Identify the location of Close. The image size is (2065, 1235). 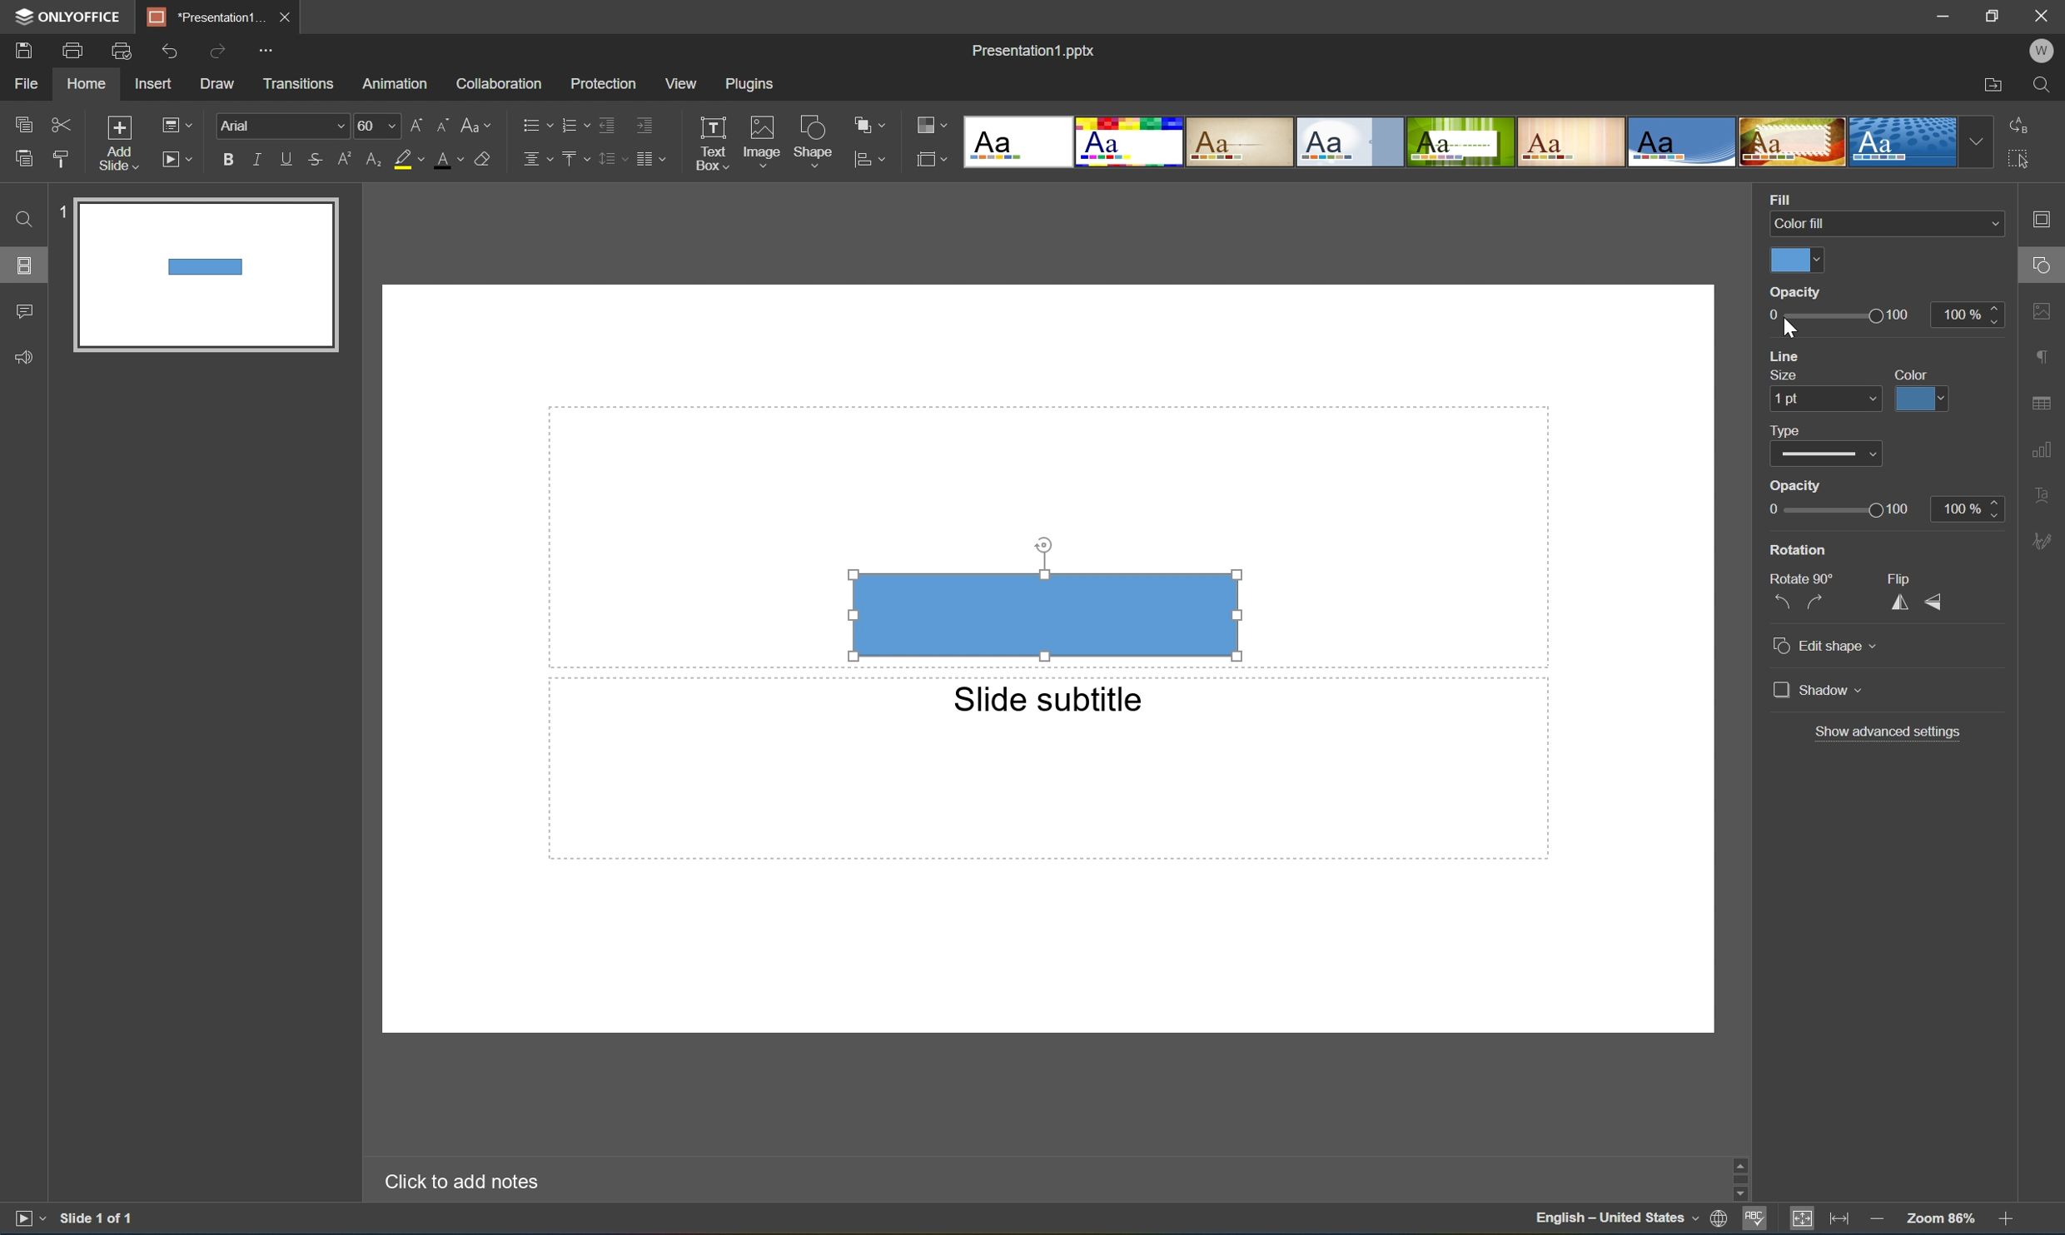
(286, 16).